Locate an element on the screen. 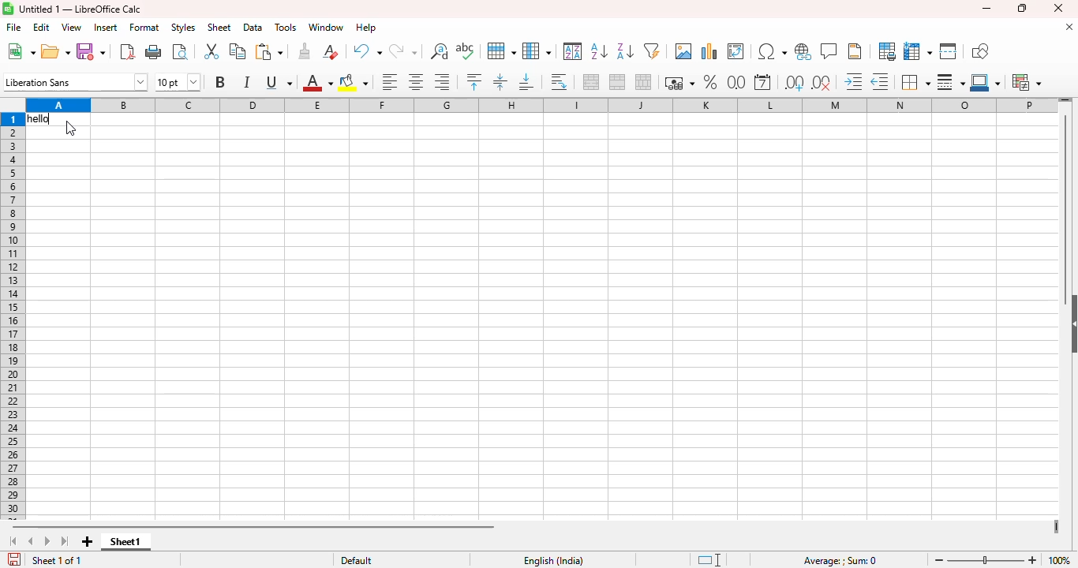  vertical scroll bar is located at coordinates (1066, 207).